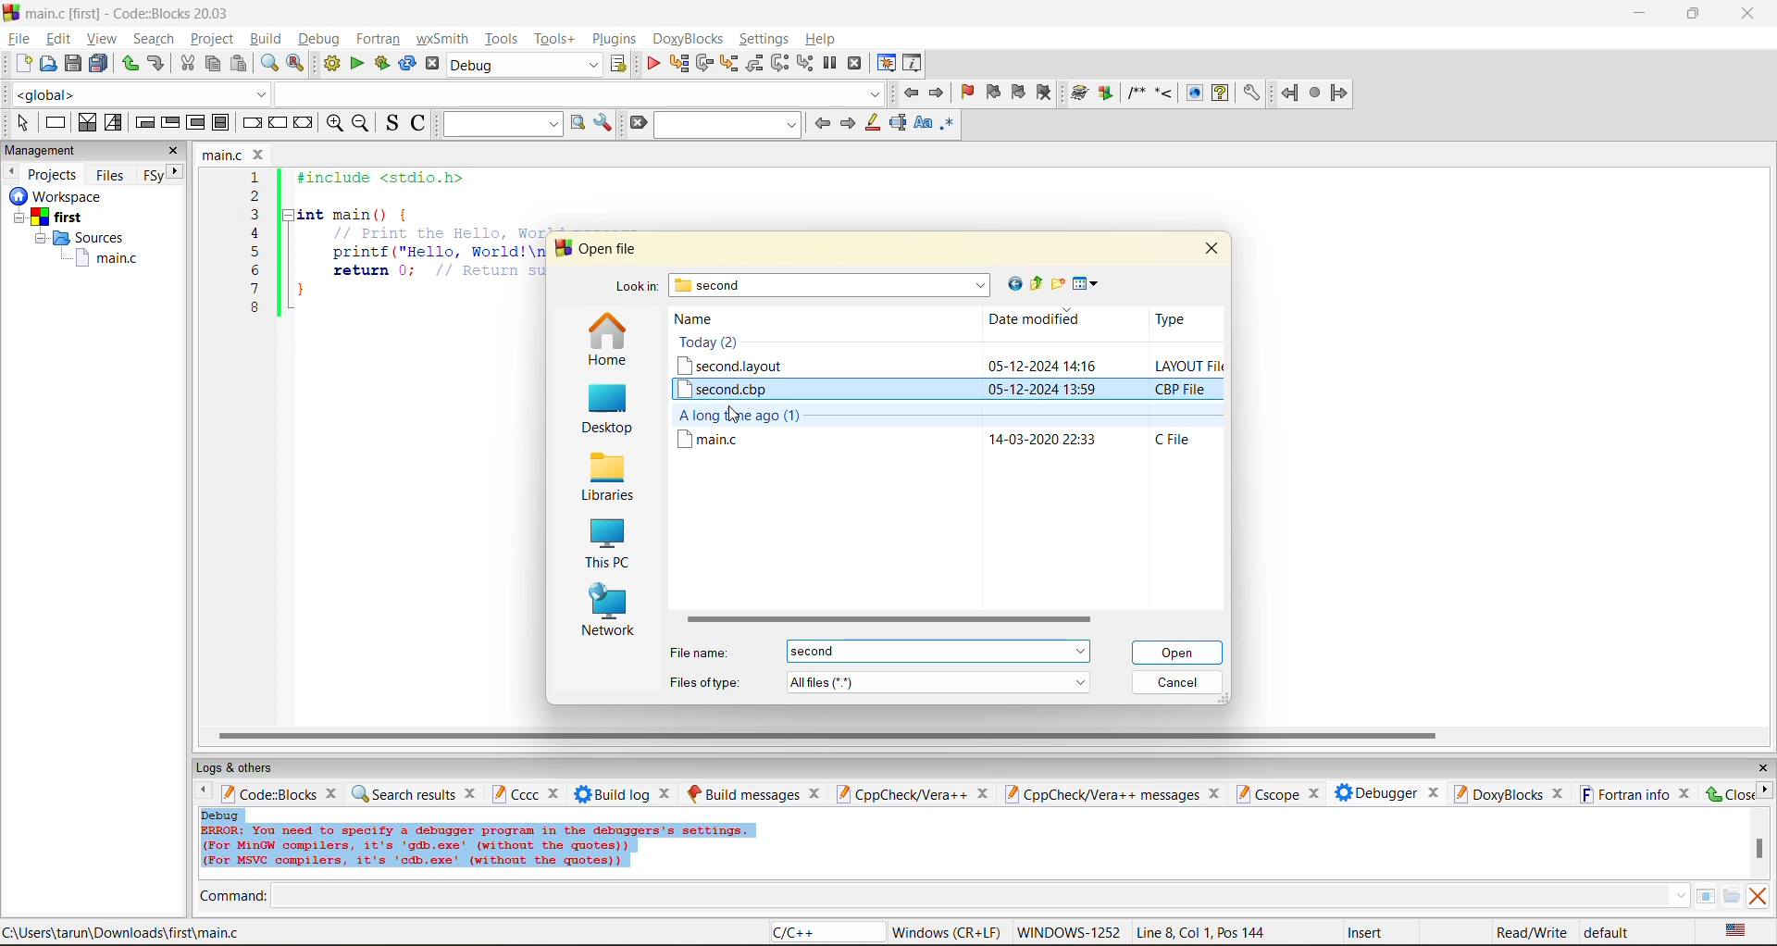 The height and width of the screenshot is (946, 1777). What do you see at coordinates (886, 620) in the screenshot?
I see `horizontal scroll bar` at bounding box center [886, 620].